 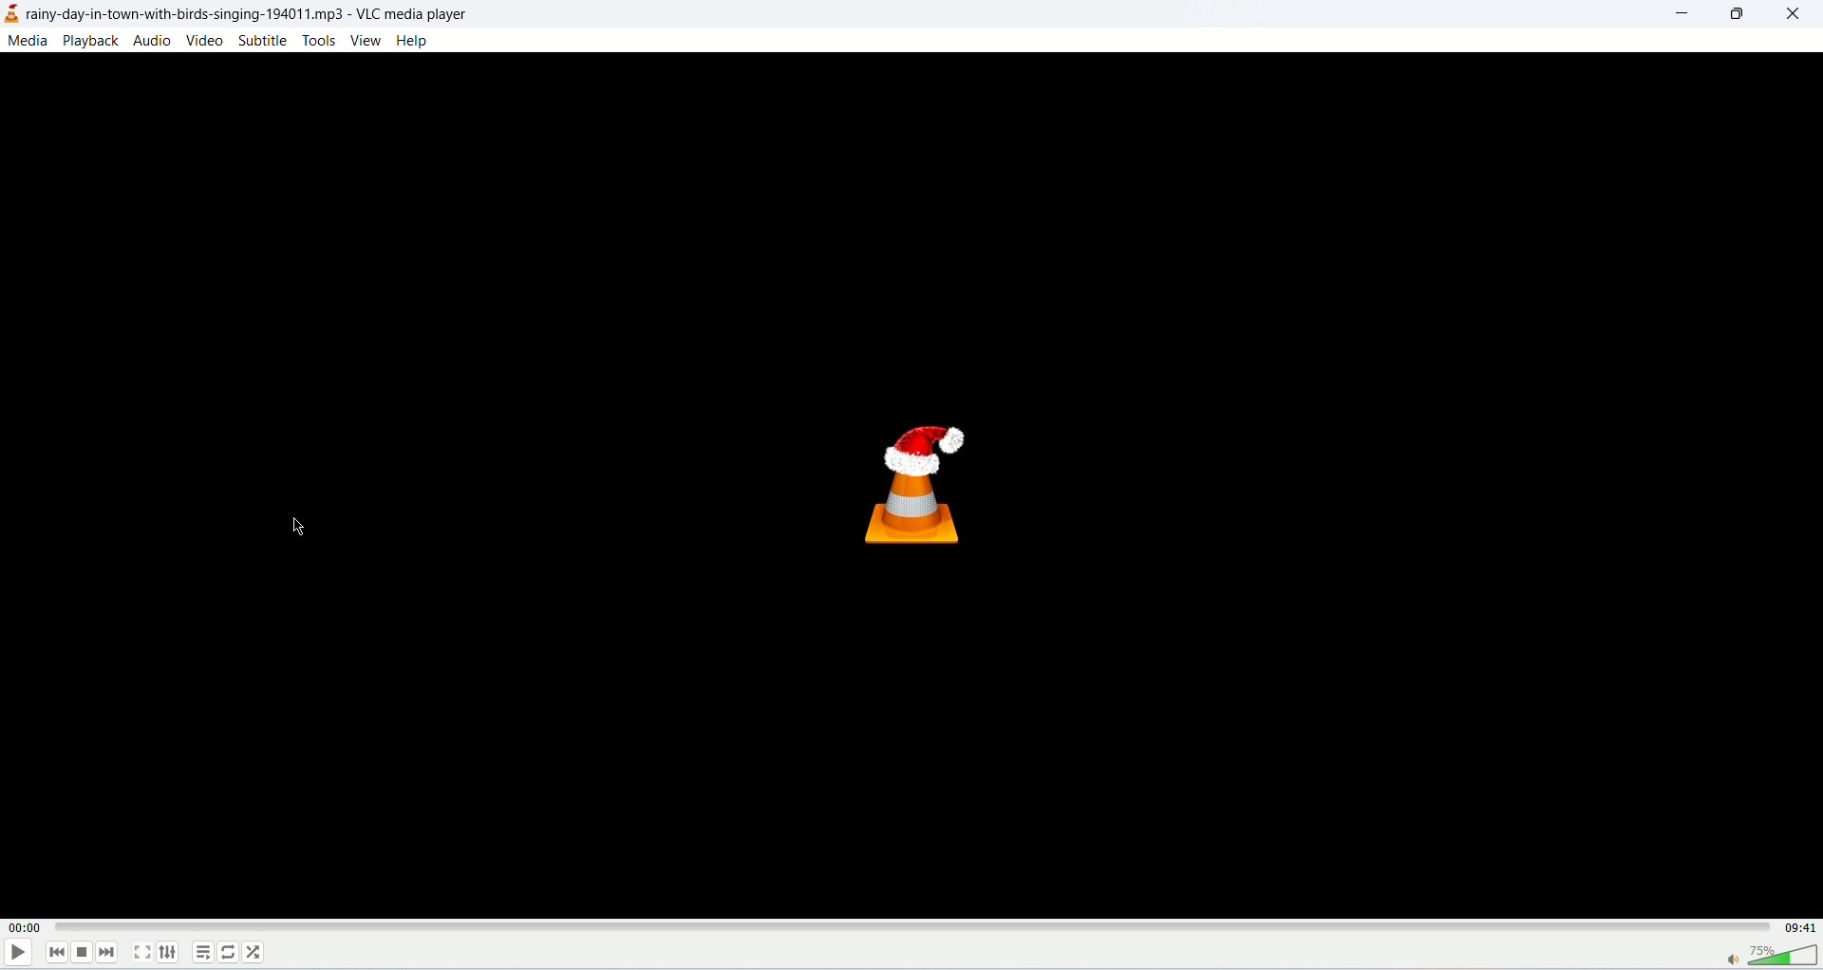 I want to click on close, so click(x=1794, y=14).